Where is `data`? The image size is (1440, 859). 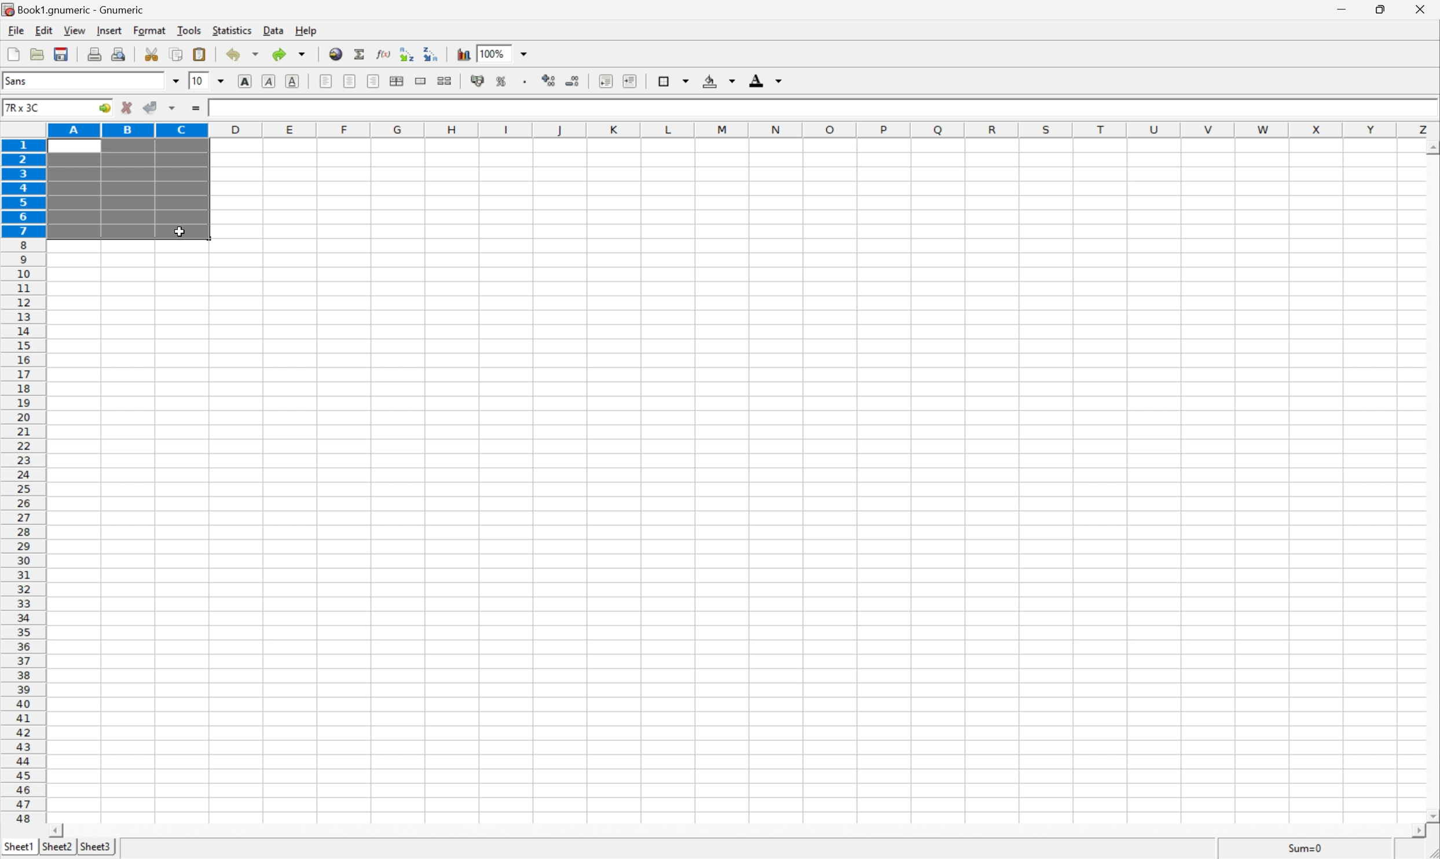
data is located at coordinates (271, 31).